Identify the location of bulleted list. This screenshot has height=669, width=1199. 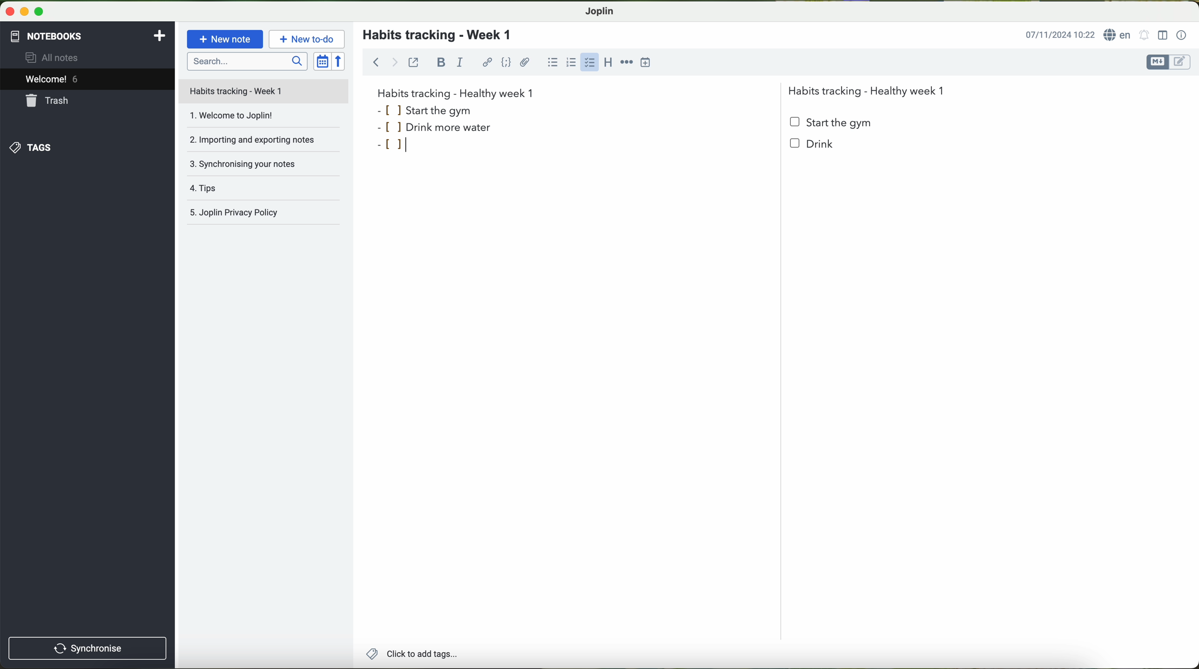
(552, 62).